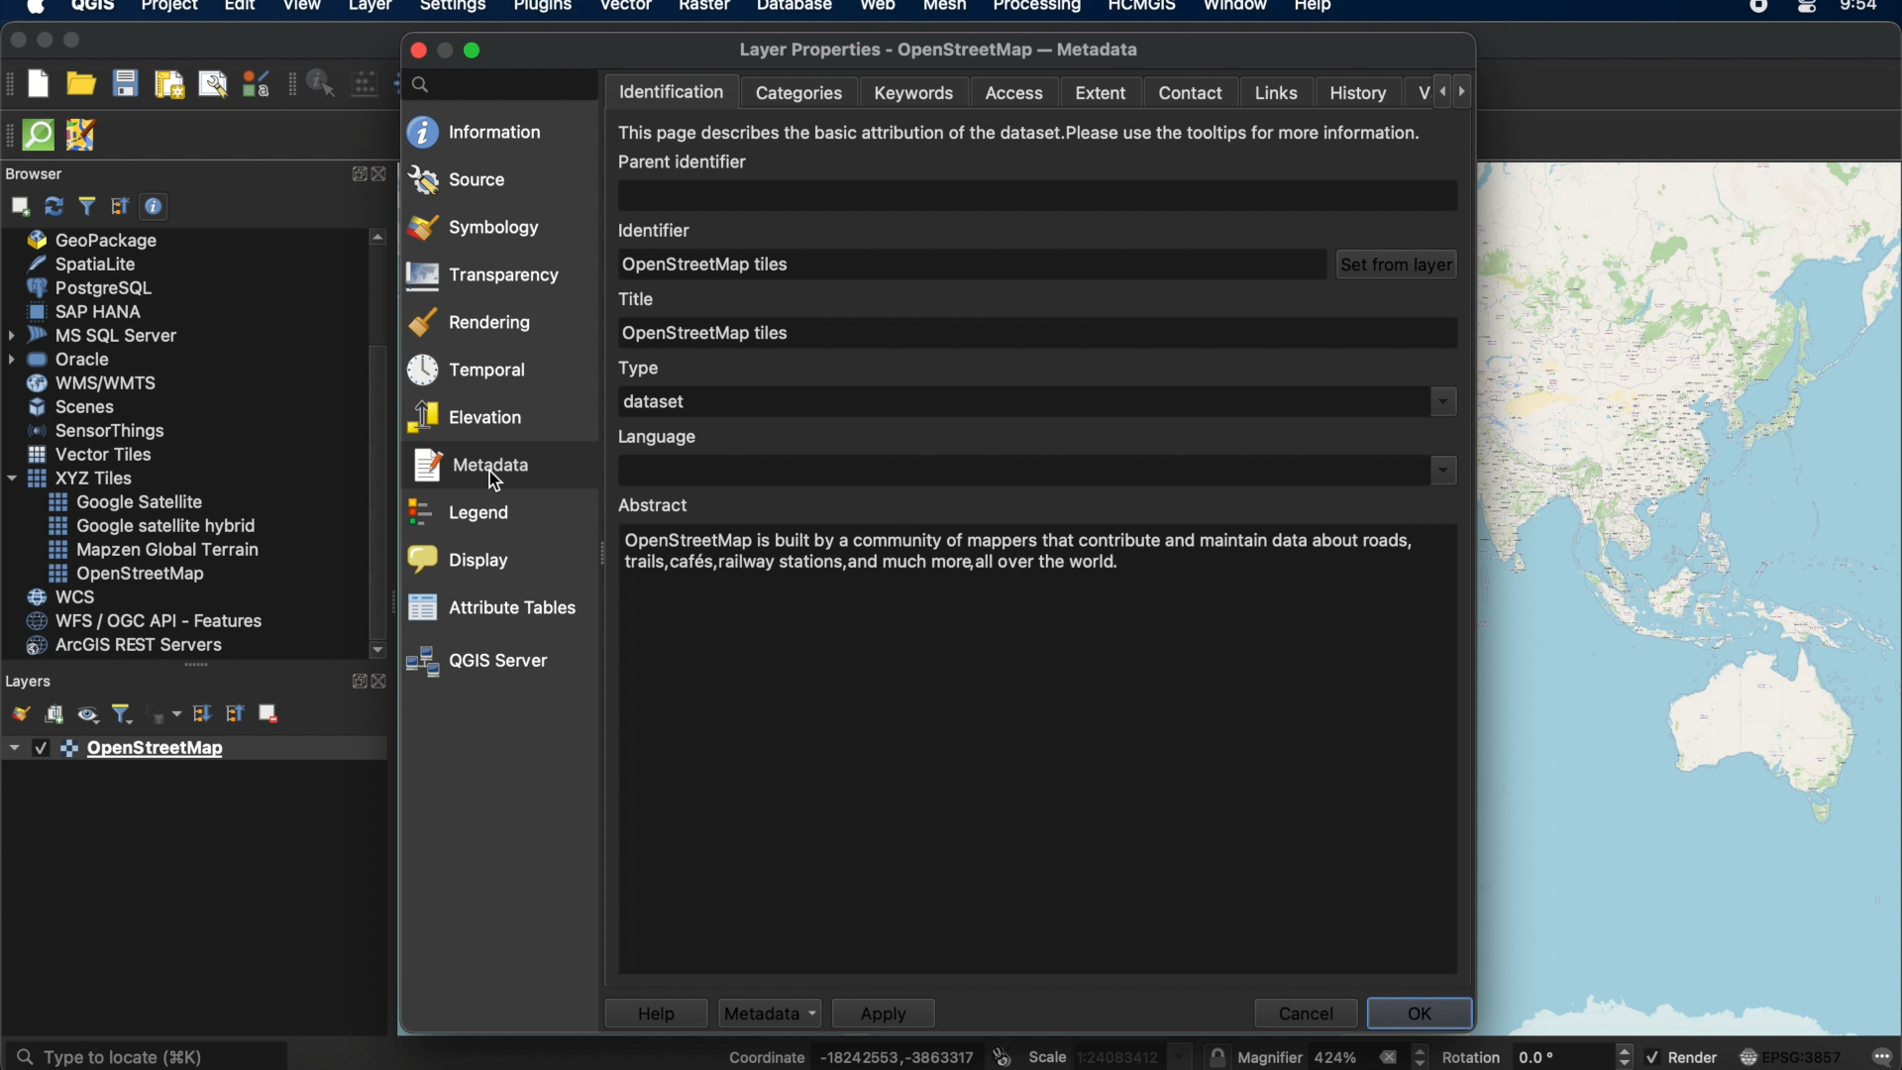 This screenshot has width=1902, height=1070. What do you see at coordinates (377, 446) in the screenshot?
I see `SCROLLBAR` at bounding box center [377, 446].